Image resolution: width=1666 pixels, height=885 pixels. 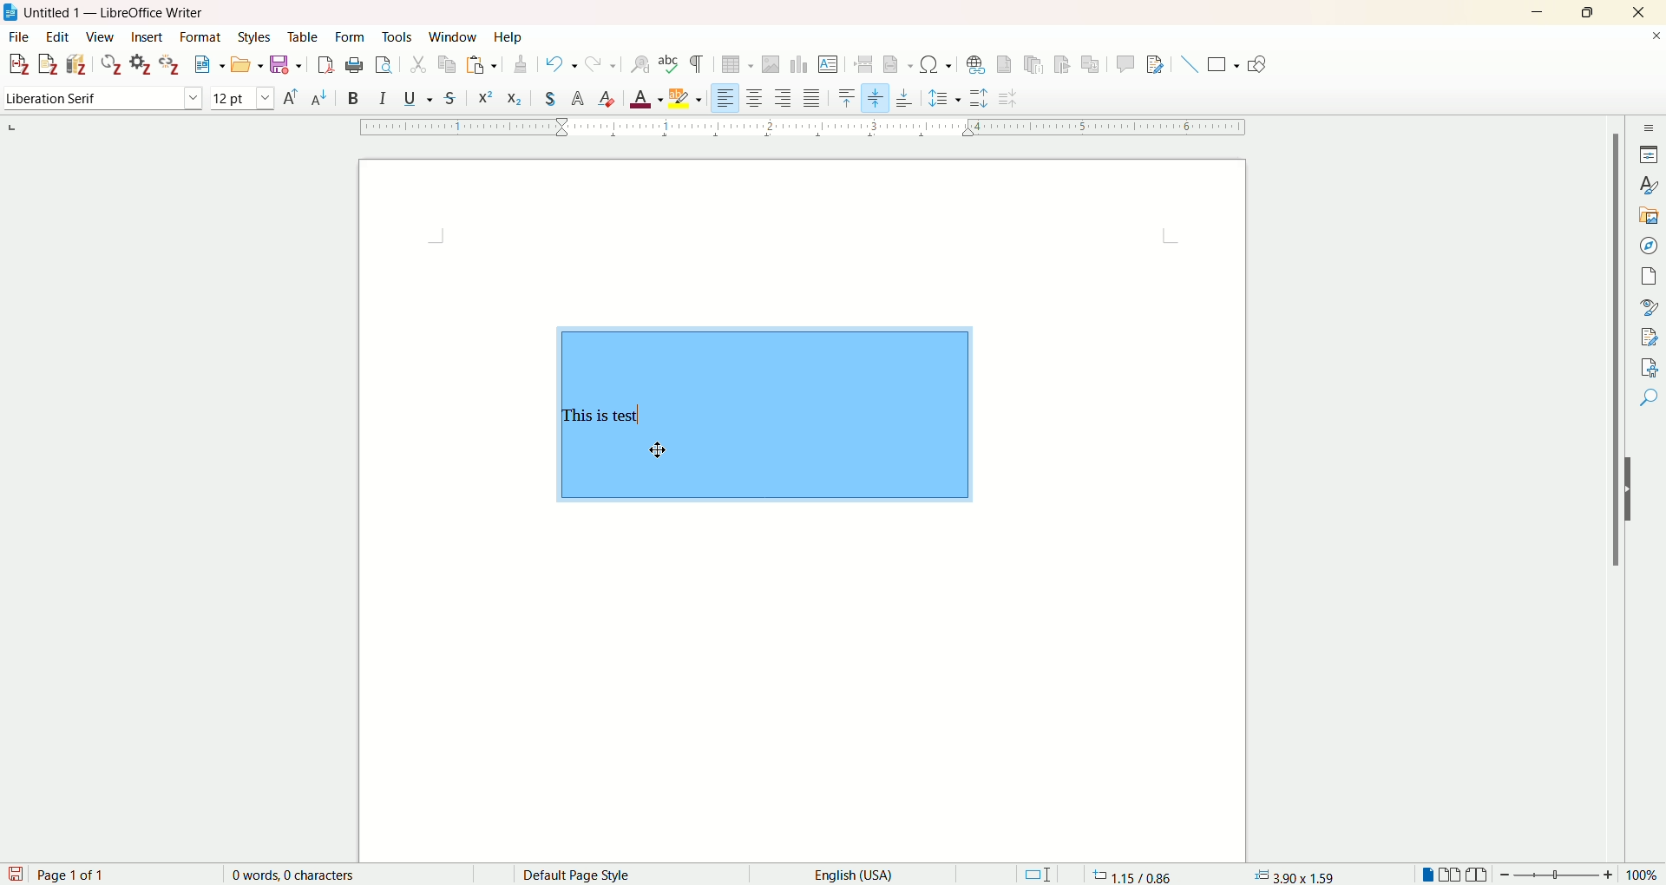 What do you see at coordinates (1223, 64) in the screenshot?
I see `basic shapes` at bounding box center [1223, 64].